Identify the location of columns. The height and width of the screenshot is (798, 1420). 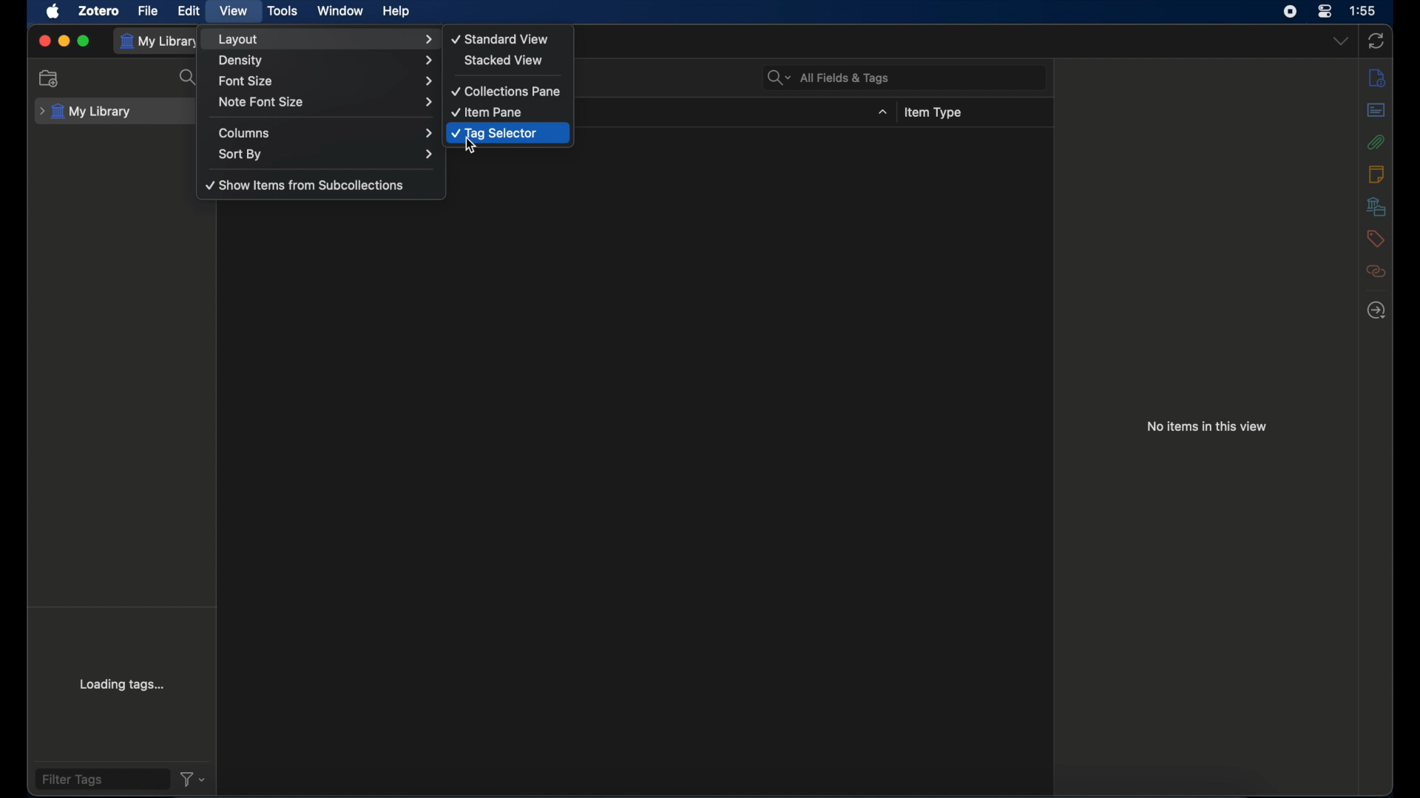
(327, 133).